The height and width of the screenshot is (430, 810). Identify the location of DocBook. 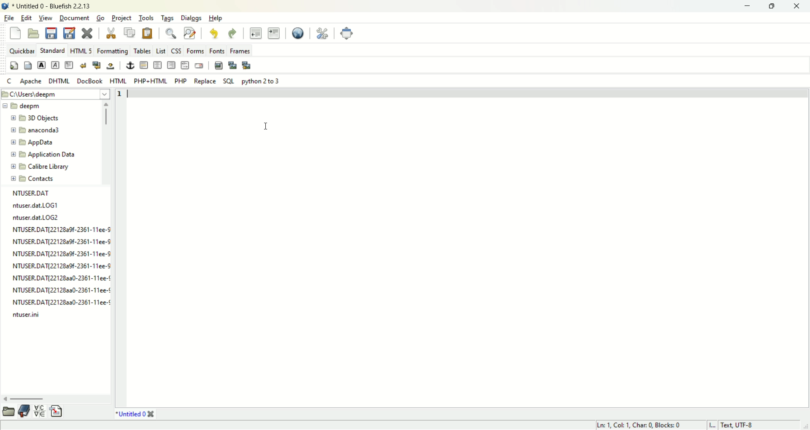
(89, 82).